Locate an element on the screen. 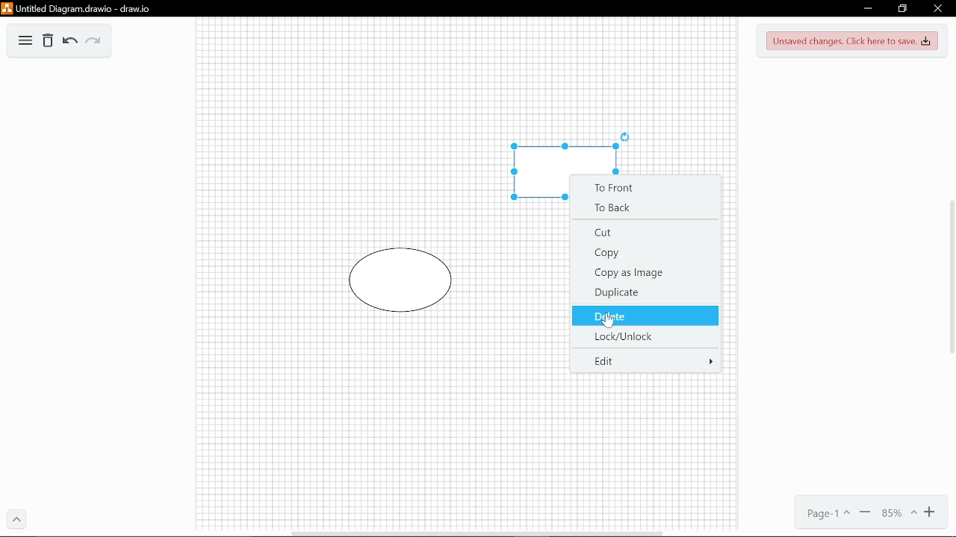 Image resolution: width=956 pixels, height=537 pixels. Circle shape is located at coordinates (402, 280).